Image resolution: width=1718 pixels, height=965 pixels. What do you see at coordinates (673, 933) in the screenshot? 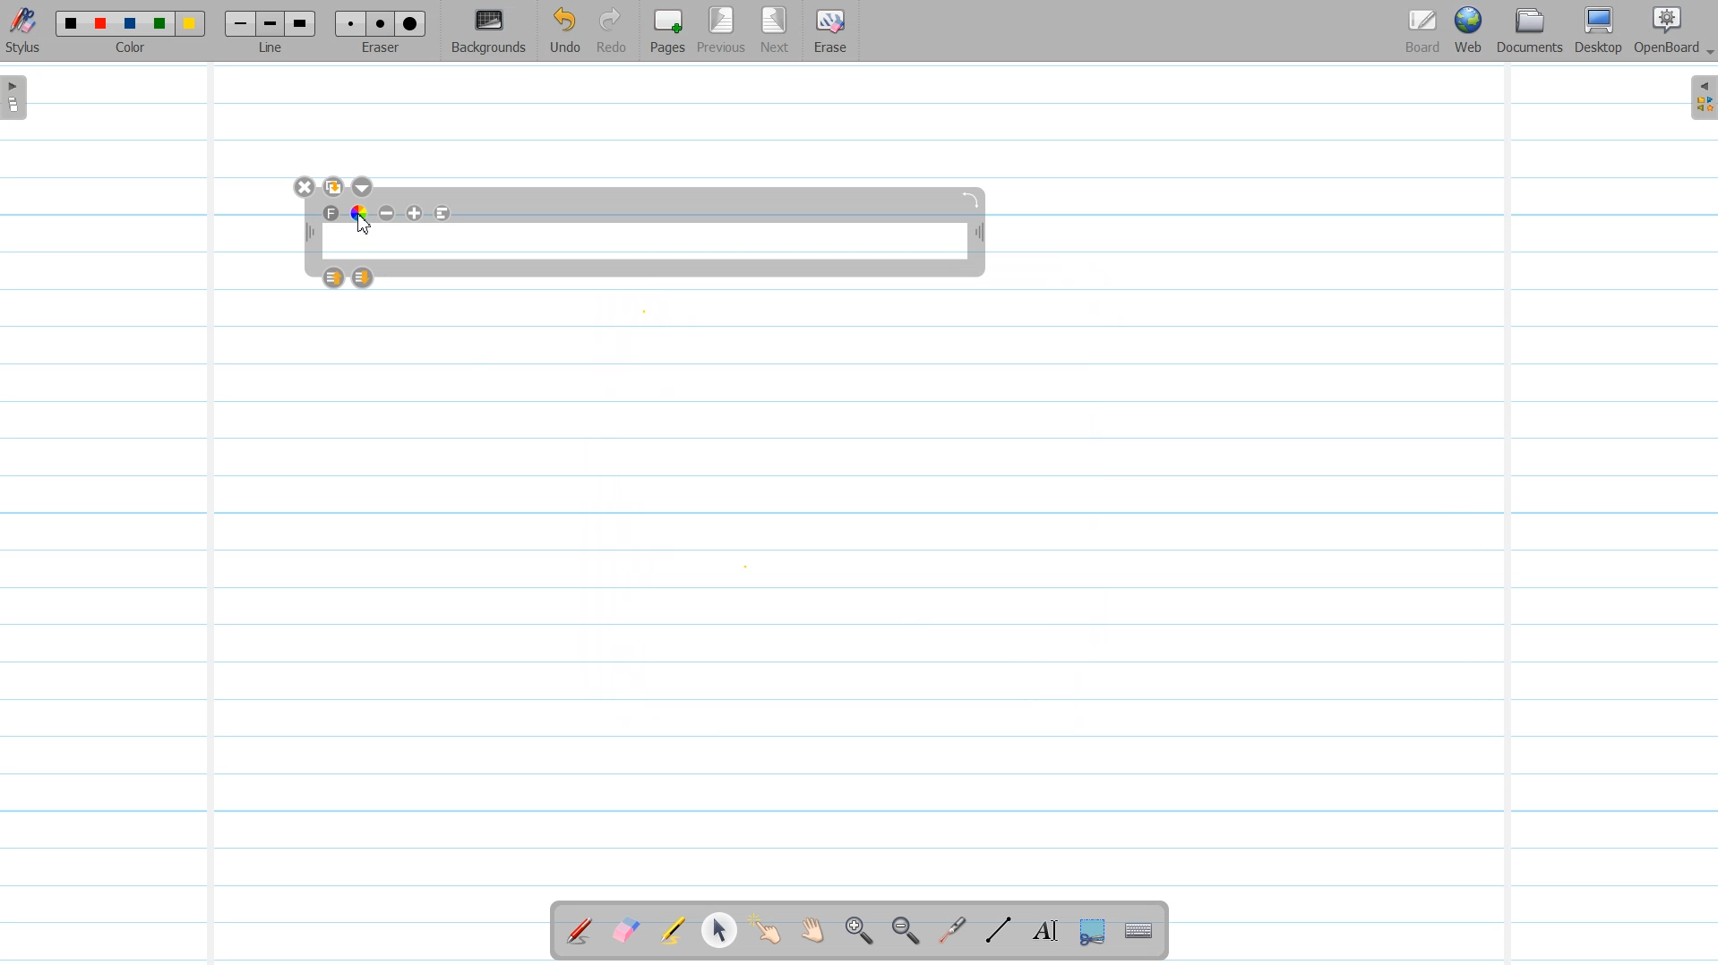
I see `Highlight` at bounding box center [673, 933].